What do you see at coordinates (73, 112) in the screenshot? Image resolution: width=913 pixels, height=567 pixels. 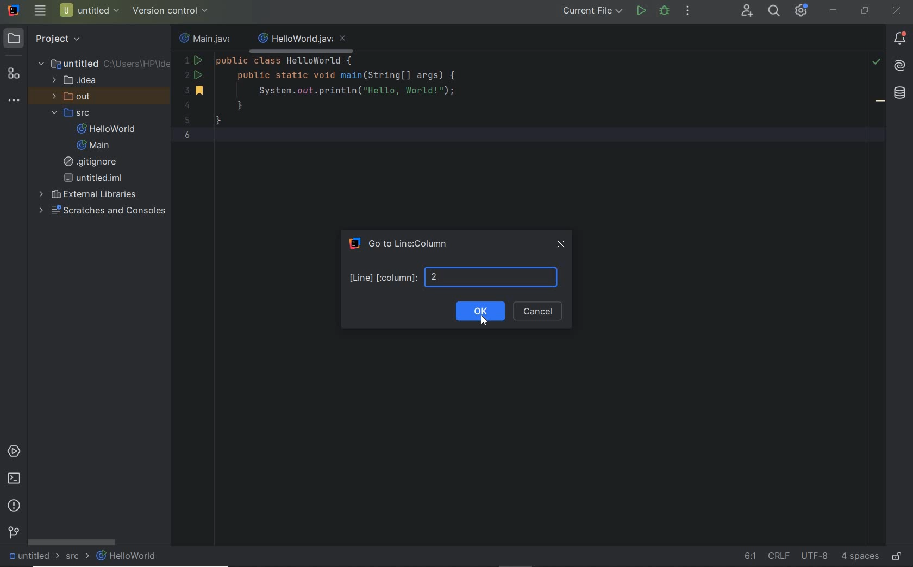 I see `src` at bounding box center [73, 112].